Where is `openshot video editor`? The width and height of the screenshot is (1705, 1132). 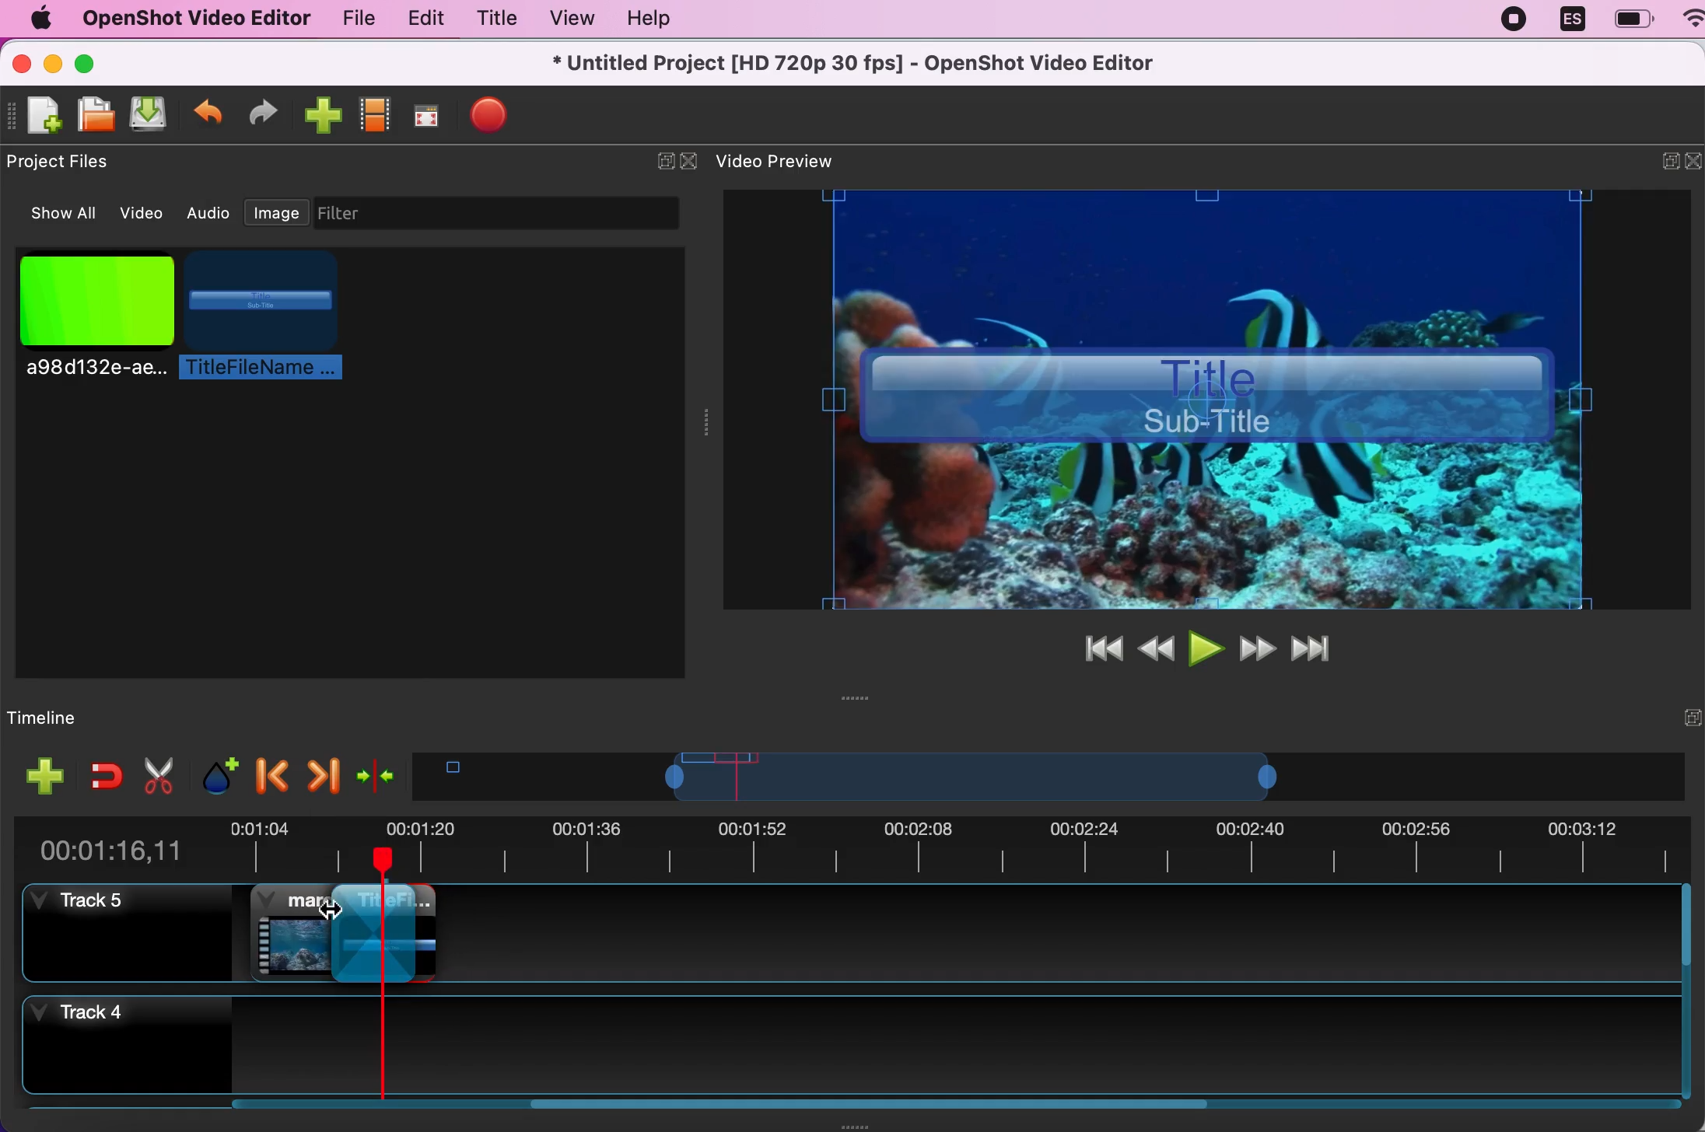
openshot video editor is located at coordinates (195, 19).